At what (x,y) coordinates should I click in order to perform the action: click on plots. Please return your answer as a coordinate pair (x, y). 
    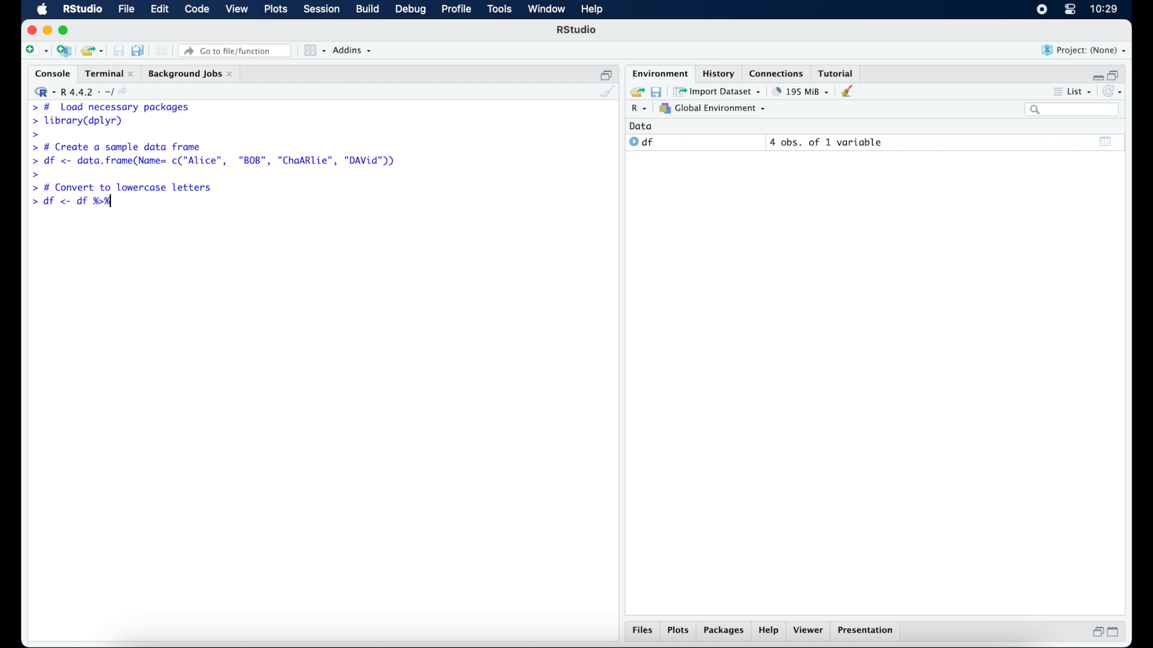
    Looking at the image, I should click on (277, 10).